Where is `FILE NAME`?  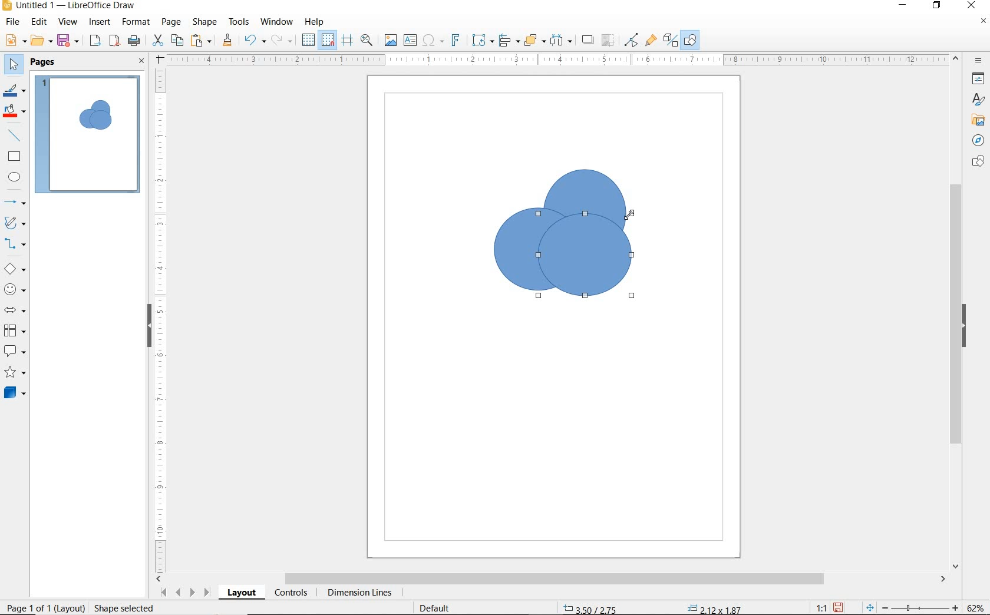 FILE NAME is located at coordinates (68, 6).